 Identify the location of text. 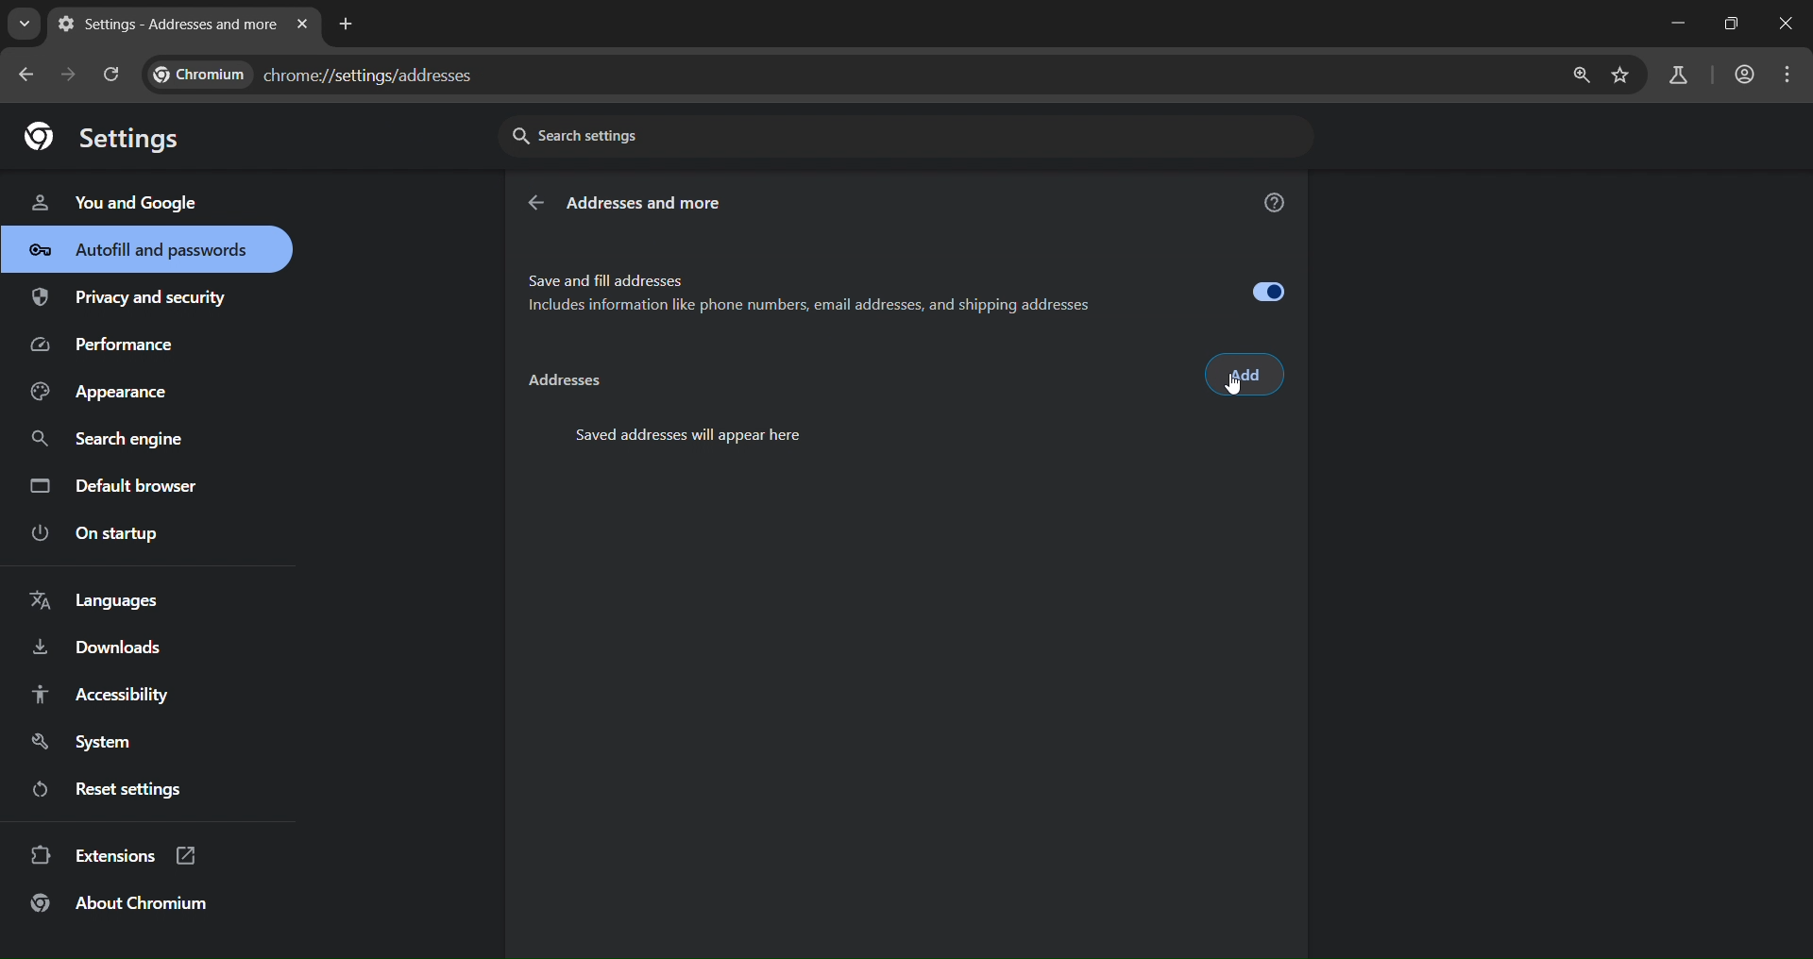
(692, 433).